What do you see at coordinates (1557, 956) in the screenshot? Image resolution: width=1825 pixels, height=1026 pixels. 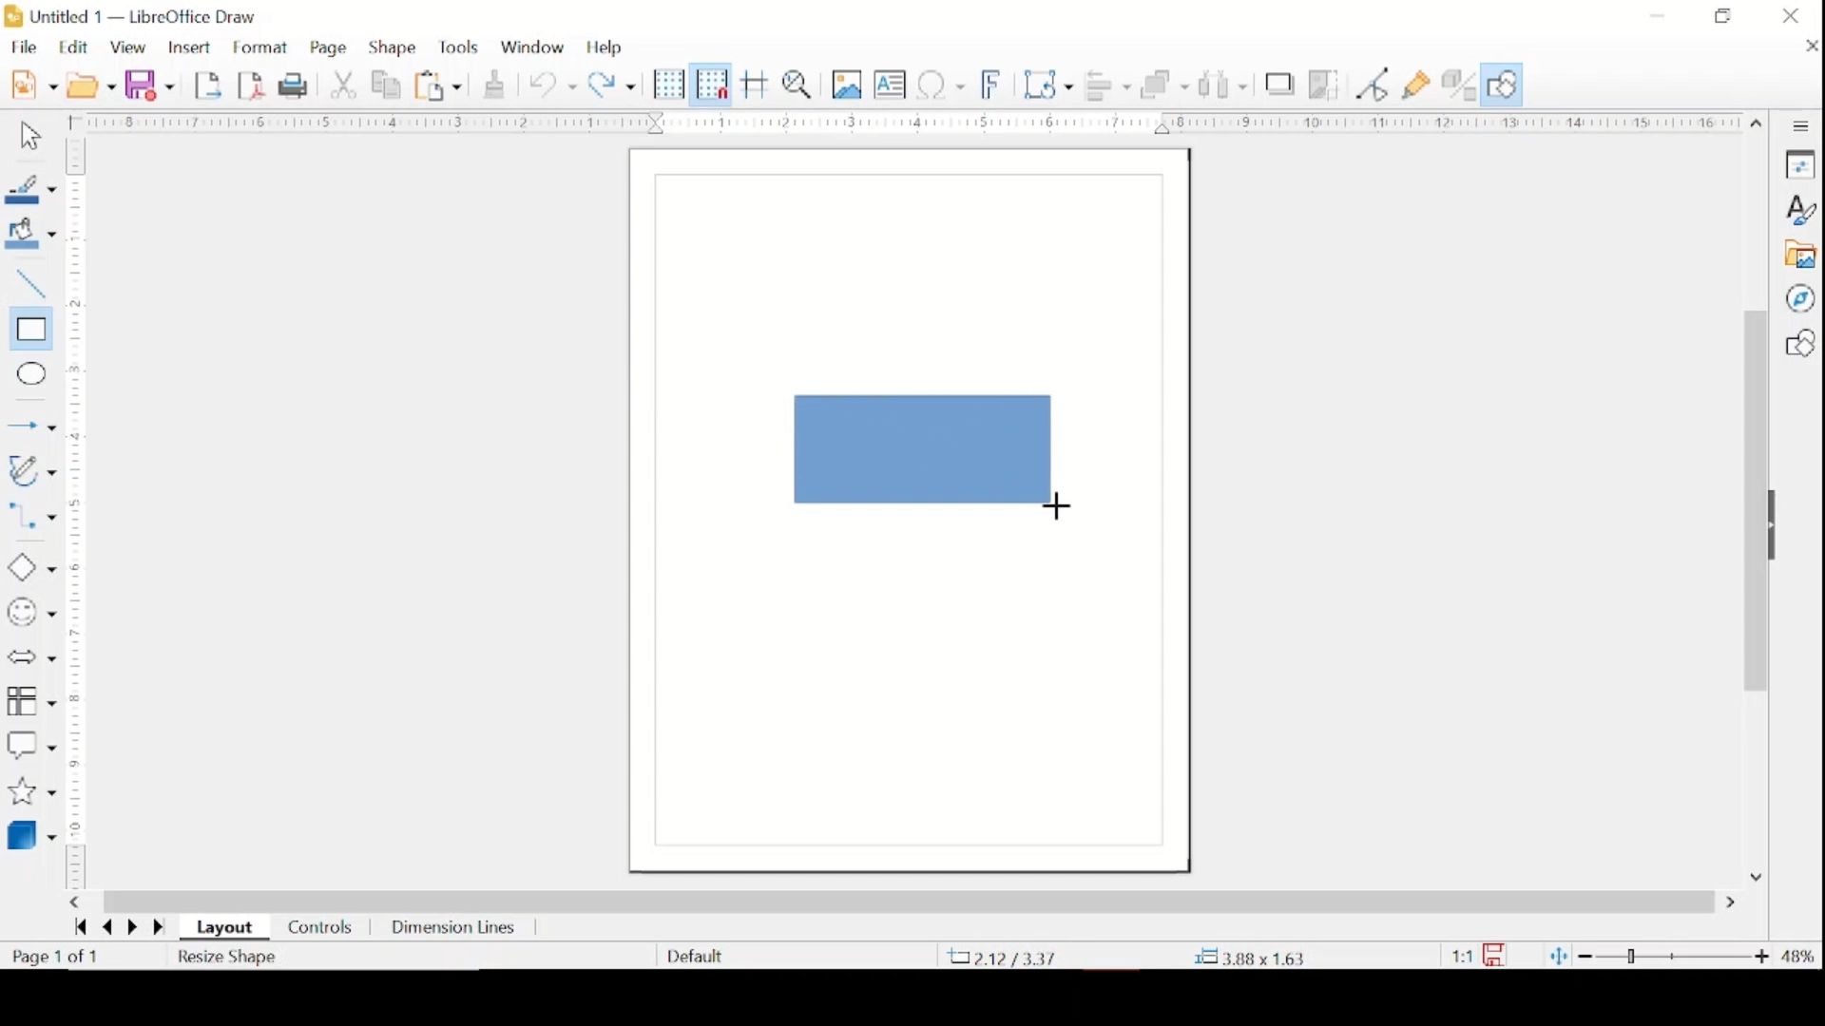 I see `fit to current window` at bounding box center [1557, 956].